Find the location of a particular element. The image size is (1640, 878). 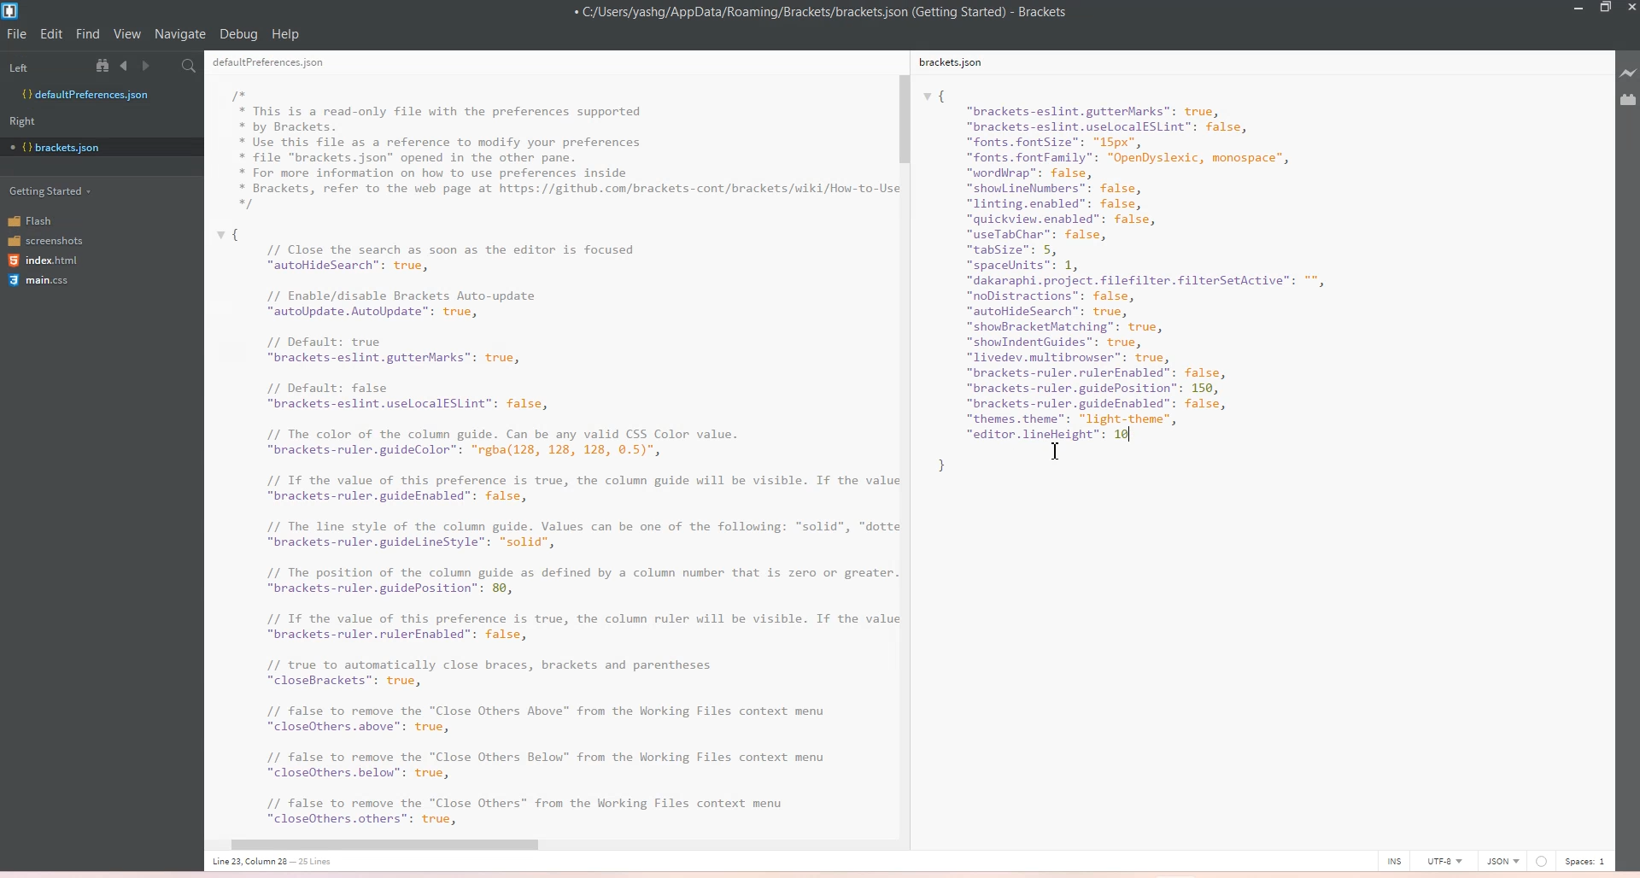

Screenshots is located at coordinates (45, 239).